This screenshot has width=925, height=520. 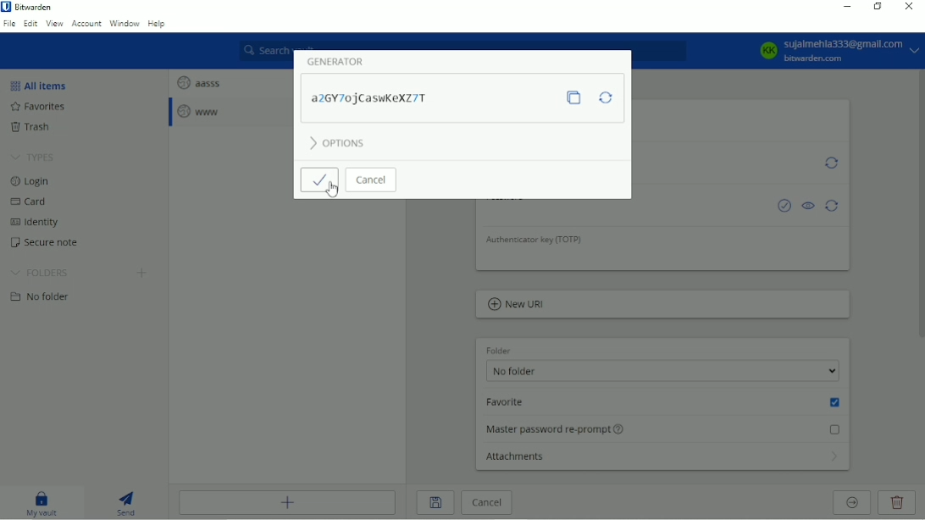 What do you see at coordinates (30, 129) in the screenshot?
I see `Trash` at bounding box center [30, 129].